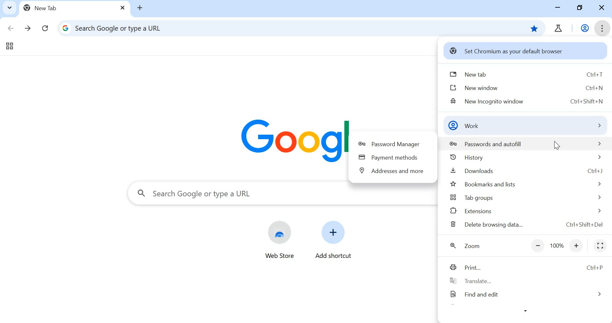  What do you see at coordinates (524, 126) in the screenshot?
I see `work` at bounding box center [524, 126].